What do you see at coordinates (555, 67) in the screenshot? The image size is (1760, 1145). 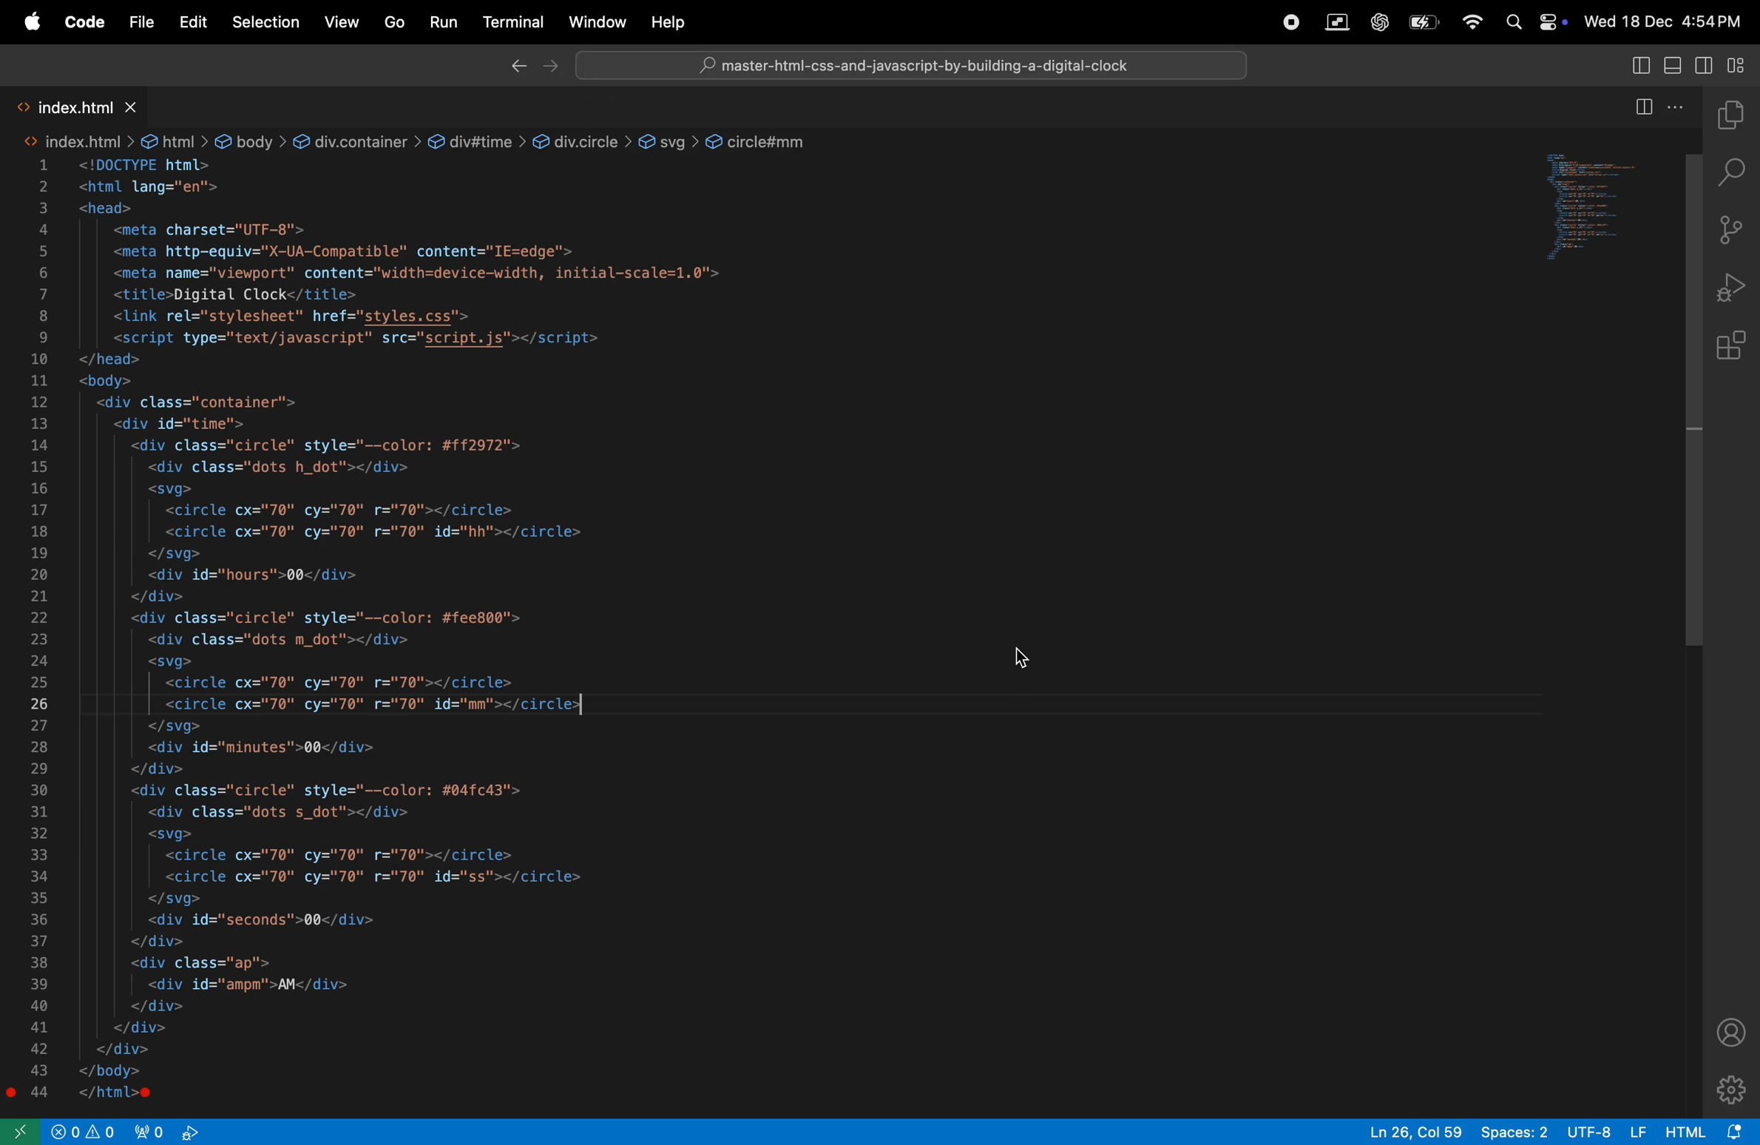 I see `forward` at bounding box center [555, 67].